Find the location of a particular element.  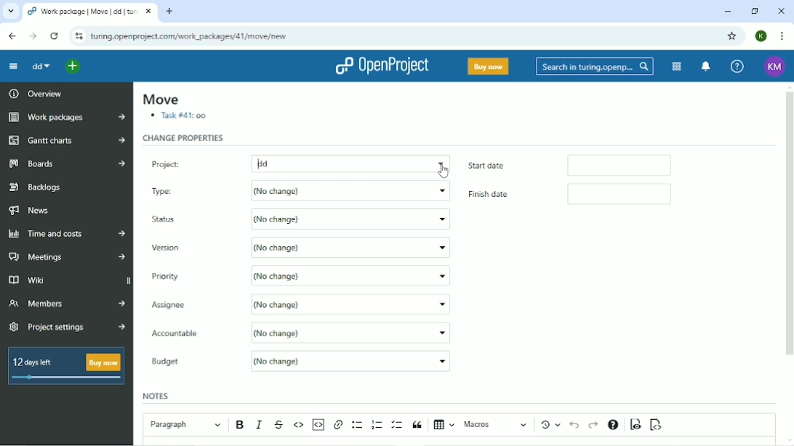

Gantt charts is located at coordinates (67, 141).